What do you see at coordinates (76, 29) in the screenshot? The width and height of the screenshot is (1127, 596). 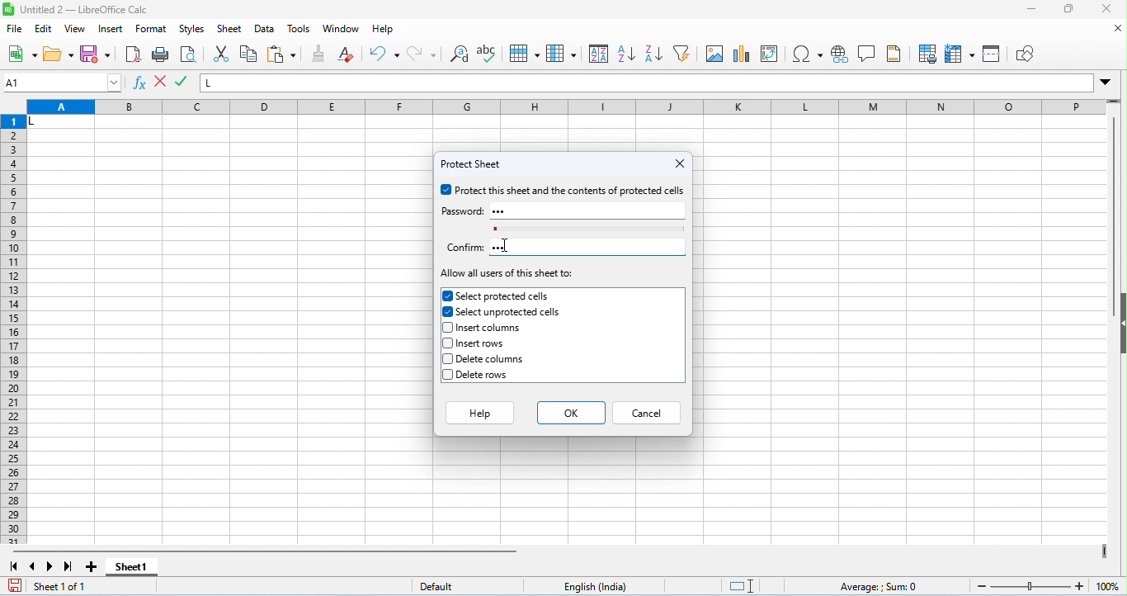 I see `view` at bounding box center [76, 29].